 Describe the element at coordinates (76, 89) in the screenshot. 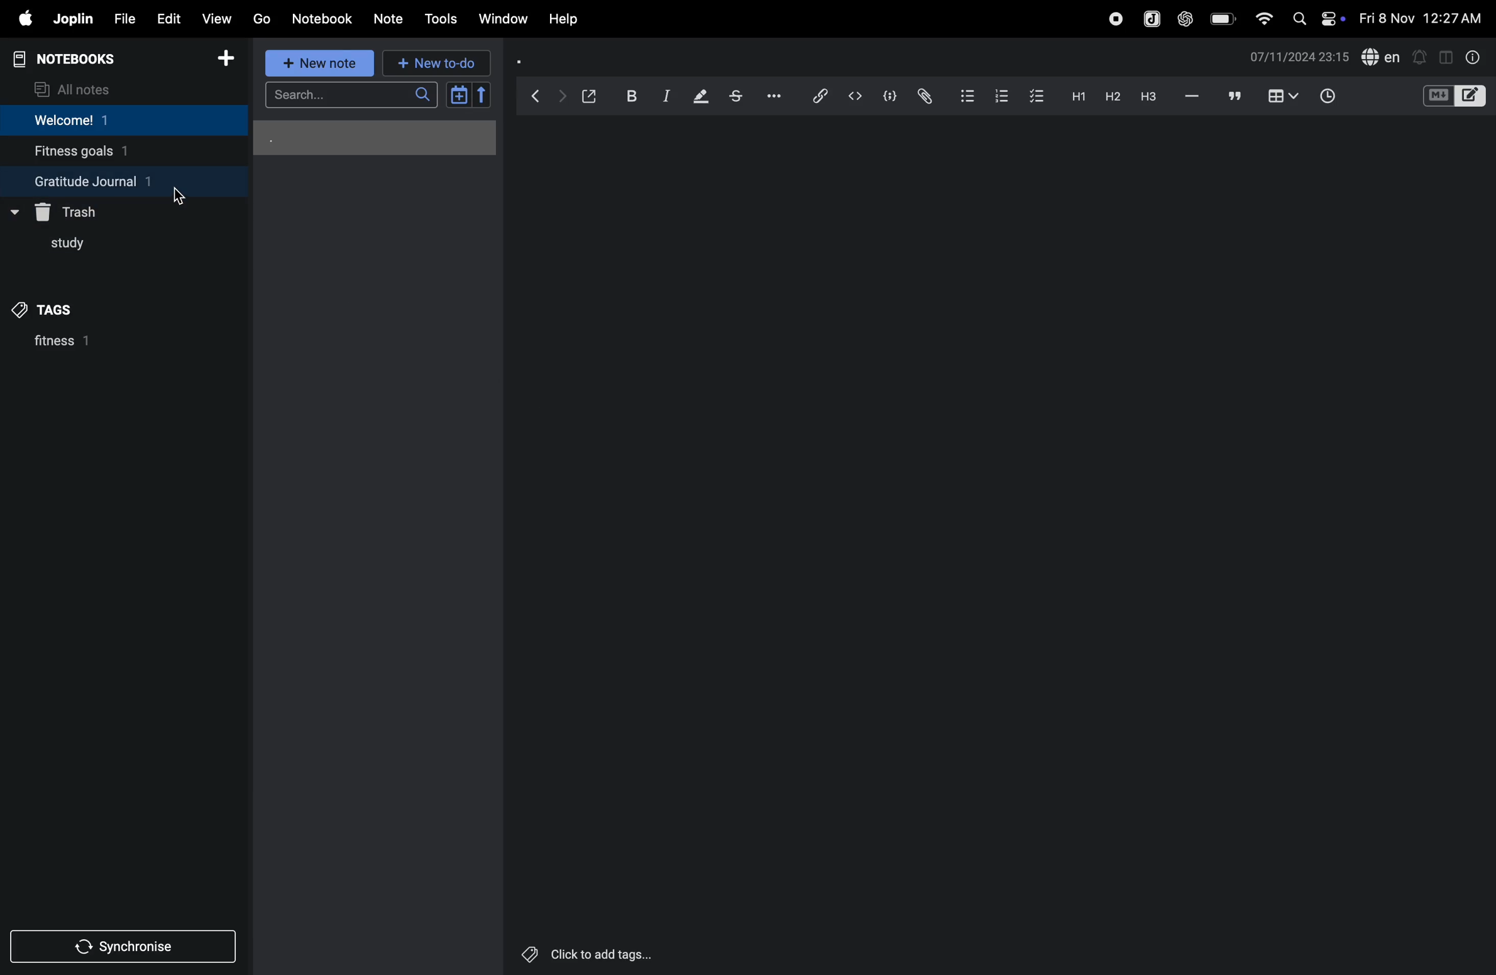

I see `all notes` at that location.